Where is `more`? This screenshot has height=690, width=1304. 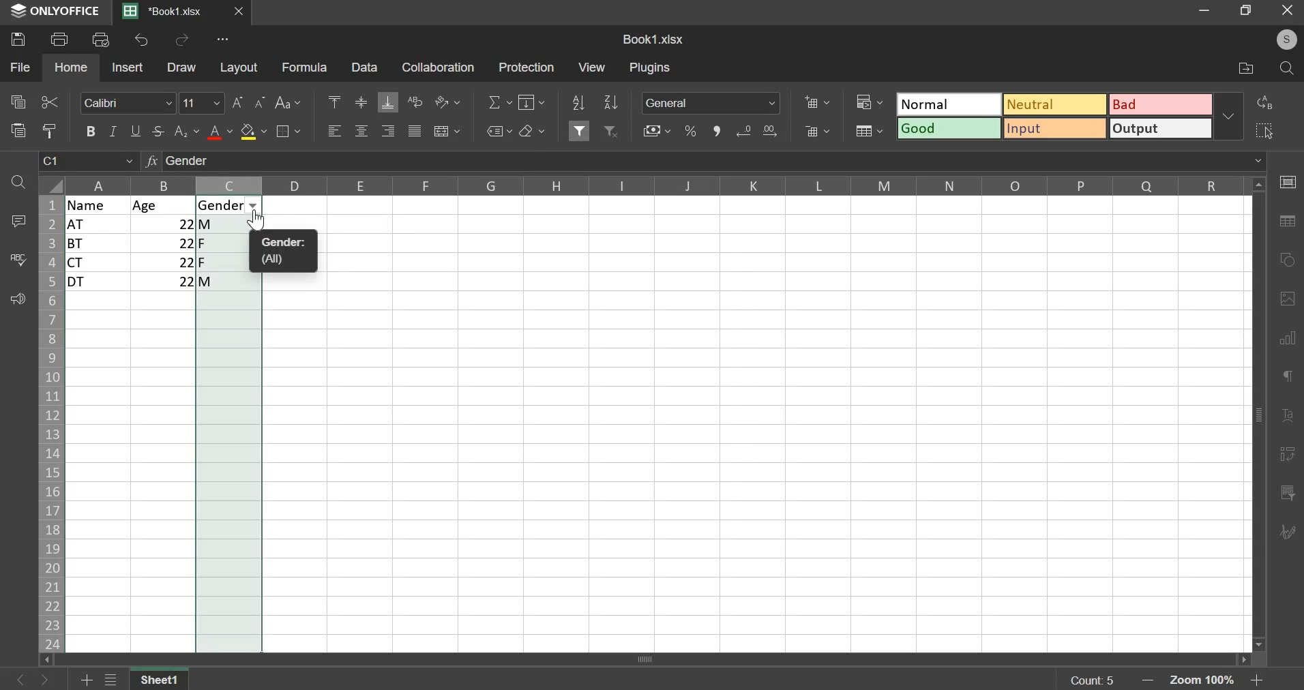
more is located at coordinates (219, 42).